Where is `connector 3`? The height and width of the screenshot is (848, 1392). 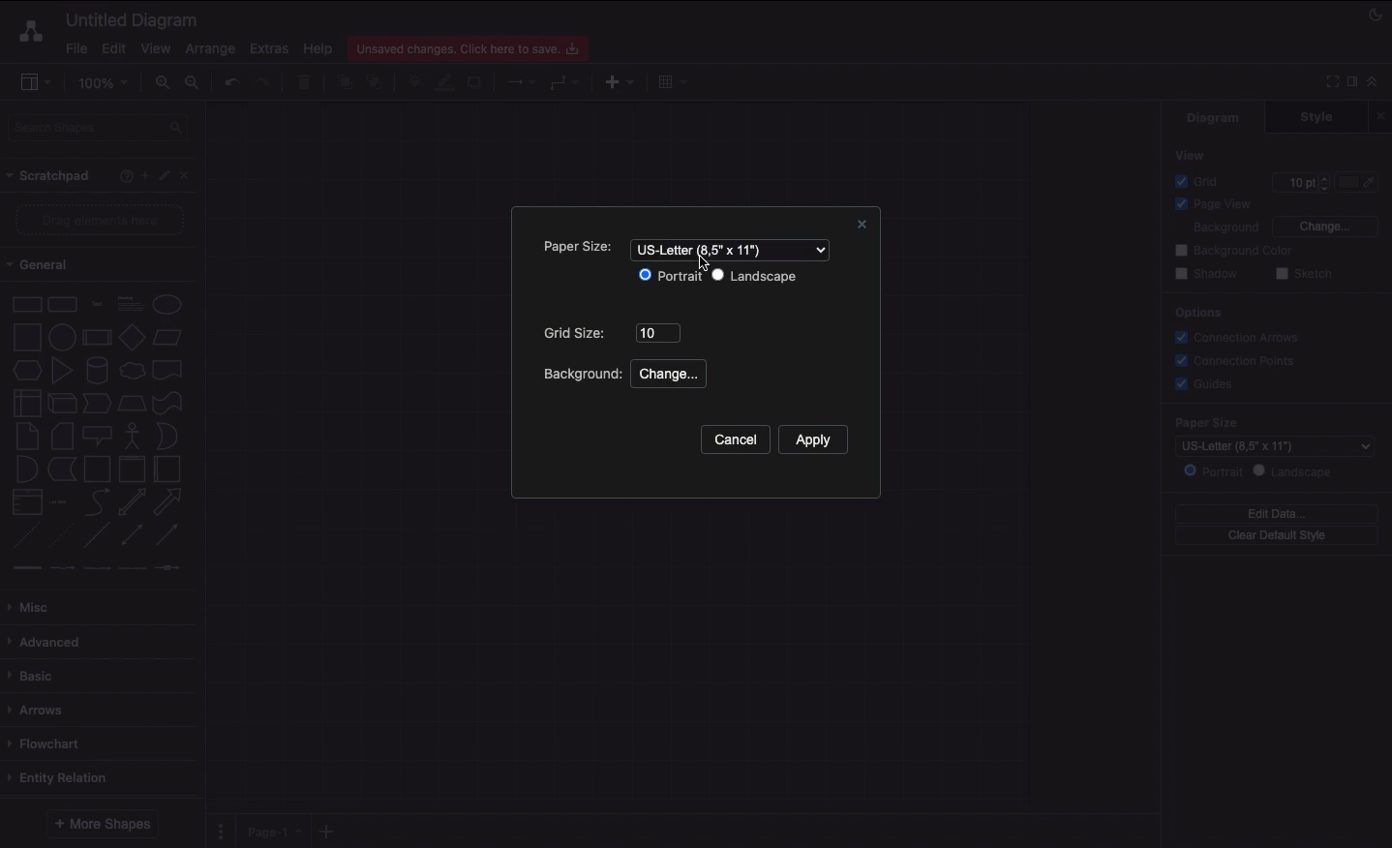
connector 3 is located at coordinates (95, 567).